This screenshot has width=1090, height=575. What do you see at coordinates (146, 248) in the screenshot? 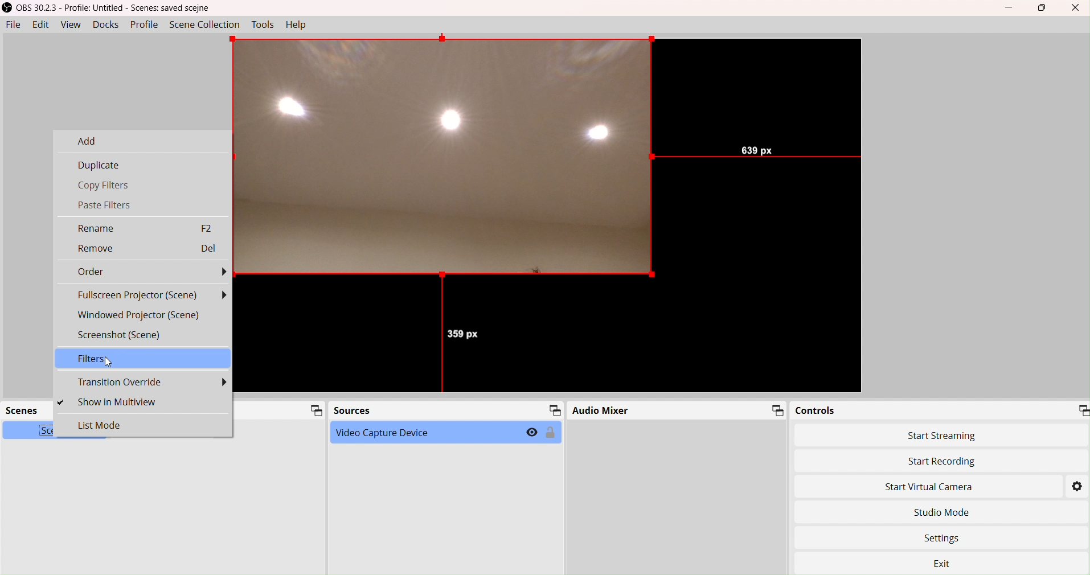
I see `Remove` at bounding box center [146, 248].